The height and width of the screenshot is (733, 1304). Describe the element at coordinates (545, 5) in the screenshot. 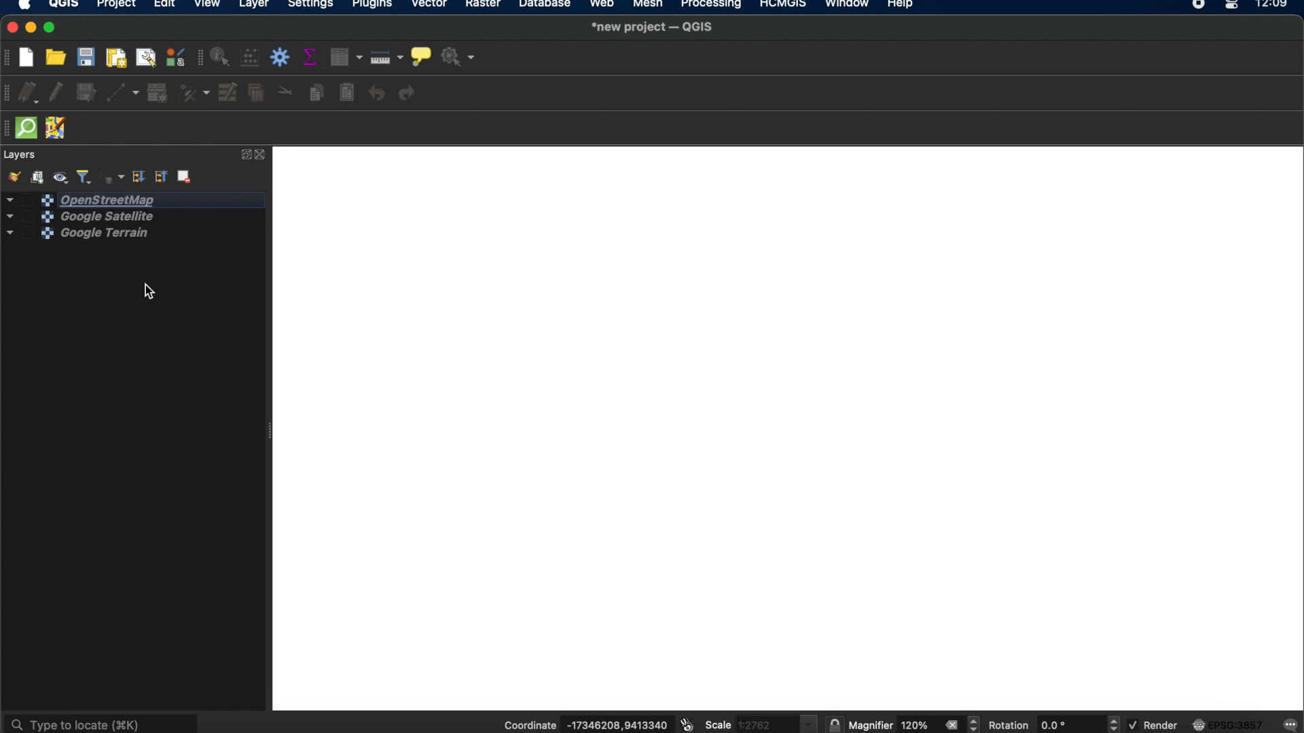

I see `database` at that location.